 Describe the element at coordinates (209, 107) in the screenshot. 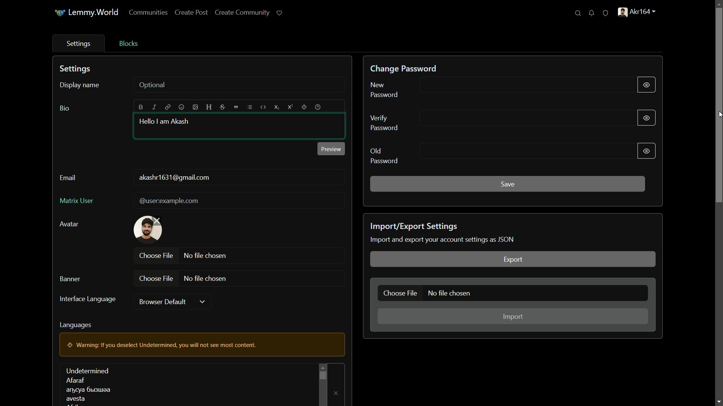

I see `header` at that location.